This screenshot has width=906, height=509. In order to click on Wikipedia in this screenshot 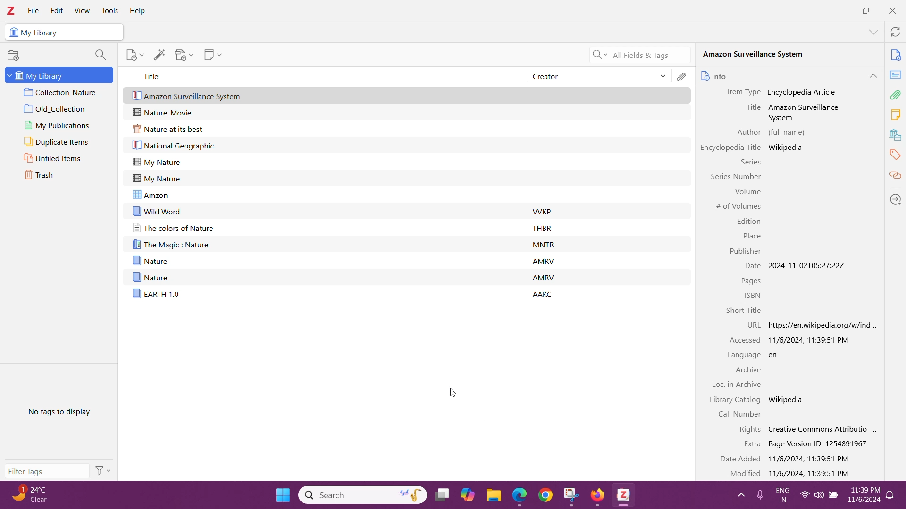, I will do `click(785, 399)`.